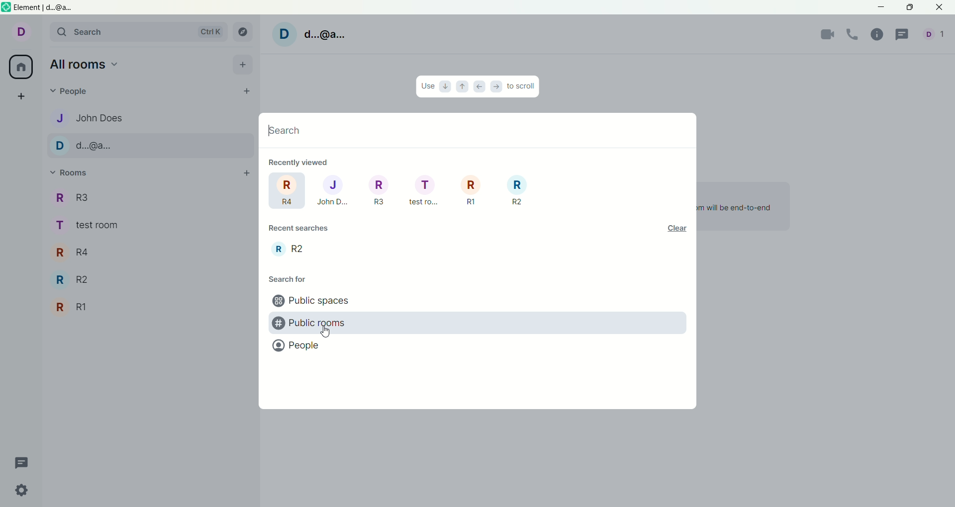 The image size is (955, 507). What do you see at coordinates (245, 65) in the screenshot?
I see `add` at bounding box center [245, 65].